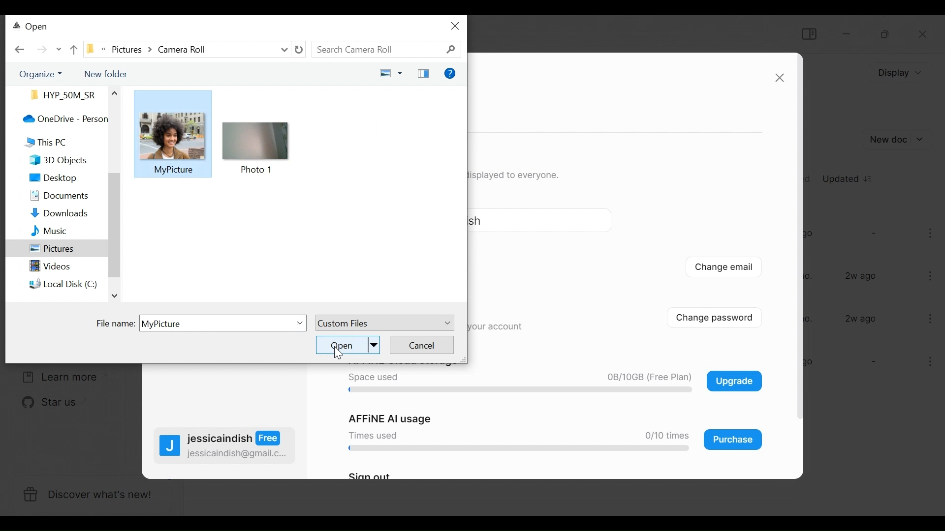 Image resolution: width=945 pixels, height=531 pixels. Describe the element at coordinates (861, 319) in the screenshot. I see `2w ago` at that location.